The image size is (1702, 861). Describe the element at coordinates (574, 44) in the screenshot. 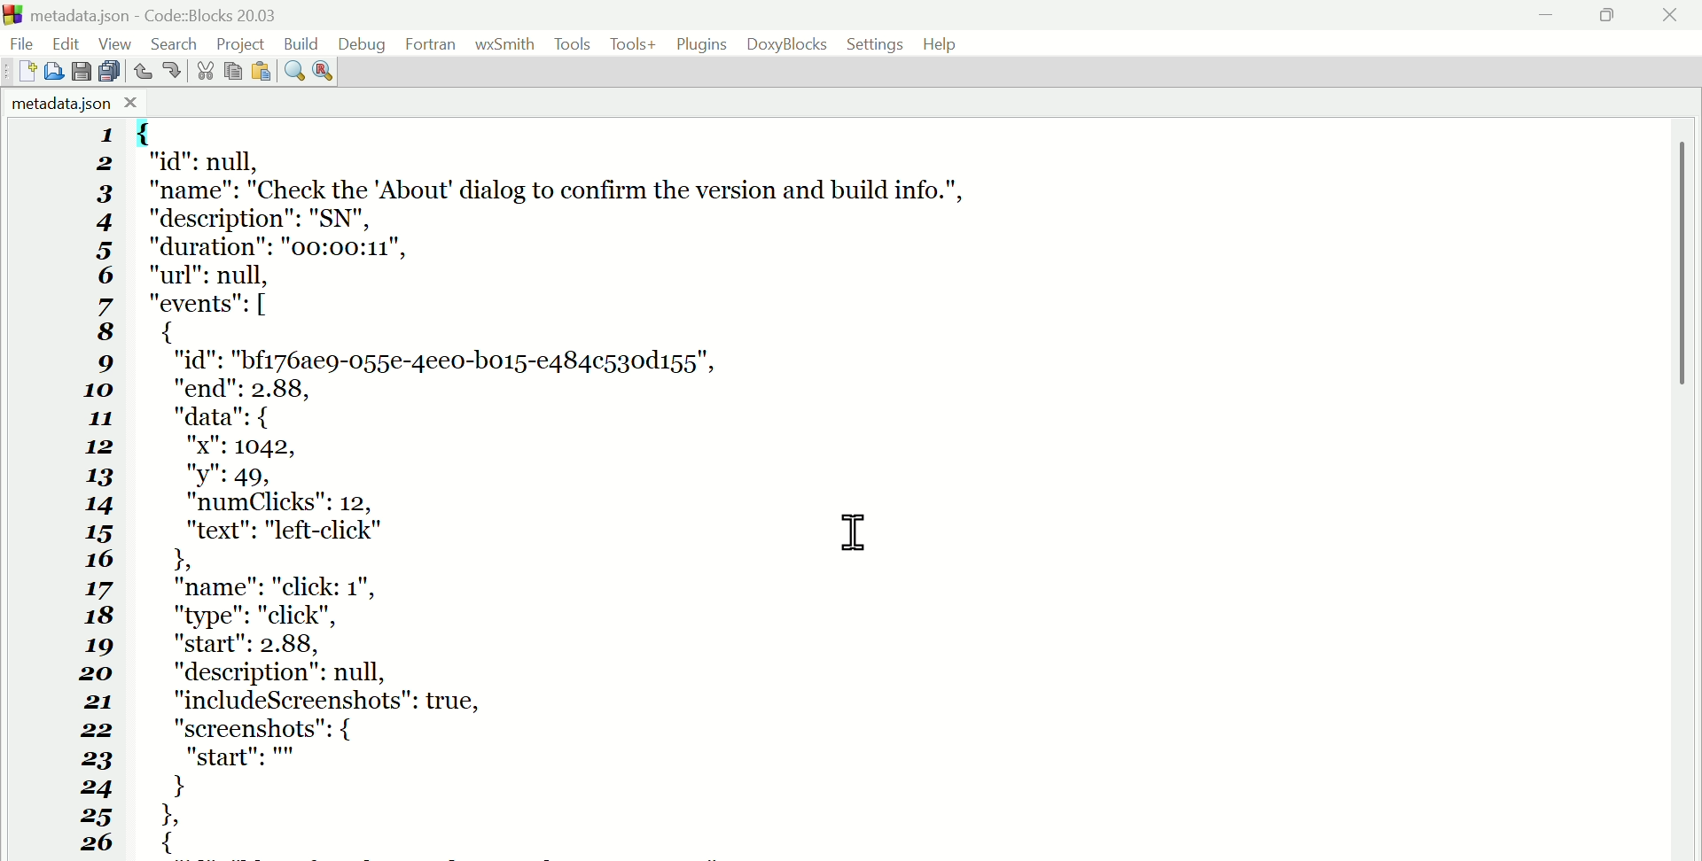

I see `Tools` at that location.